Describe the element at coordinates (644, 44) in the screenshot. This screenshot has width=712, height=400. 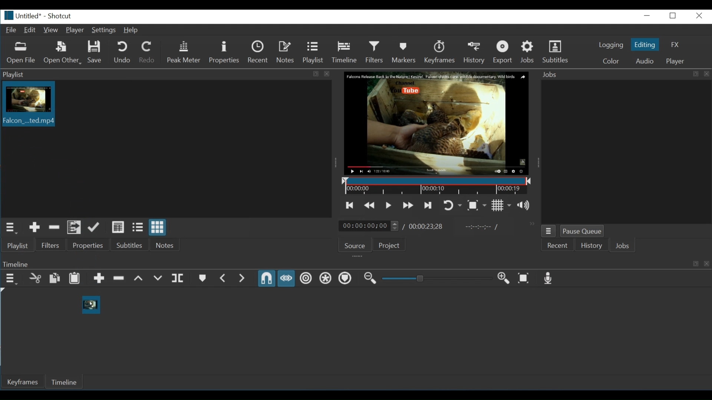
I see `Eiting` at that location.